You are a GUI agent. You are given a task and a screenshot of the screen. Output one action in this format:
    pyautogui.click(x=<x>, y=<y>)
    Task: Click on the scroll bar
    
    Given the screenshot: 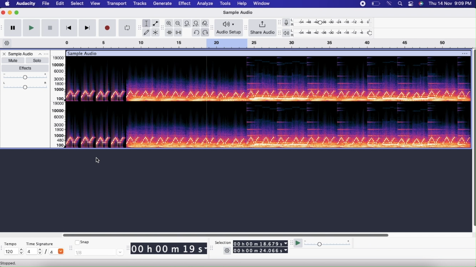 What is the action you would take?
    pyautogui.click(x=473, y=138)
    